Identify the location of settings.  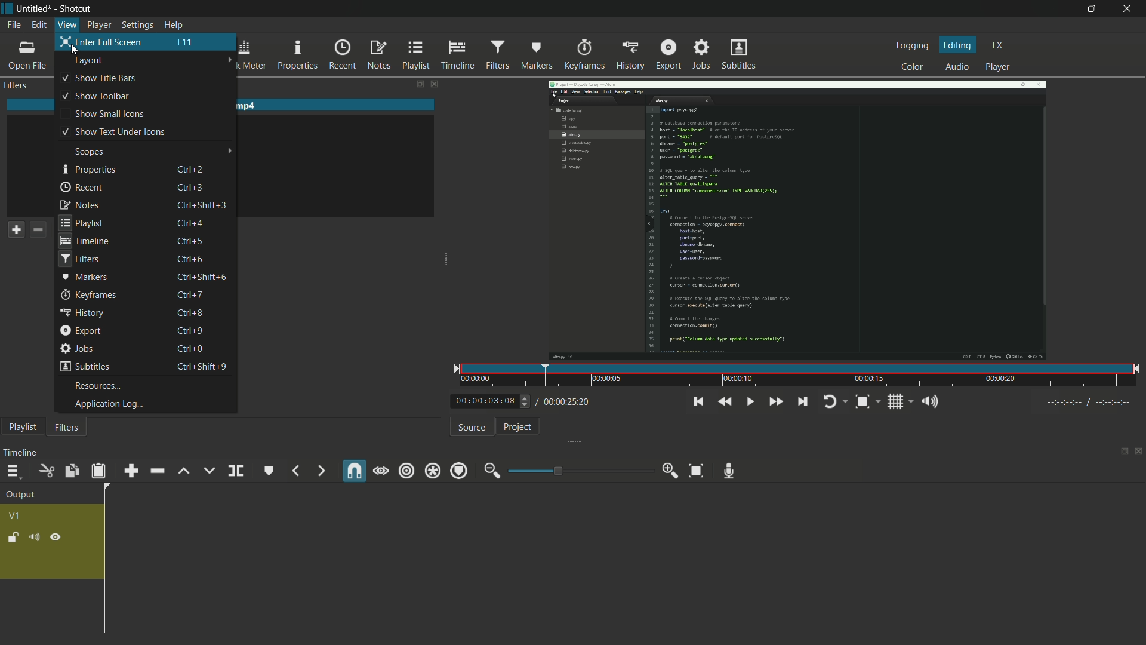
(138, 25).